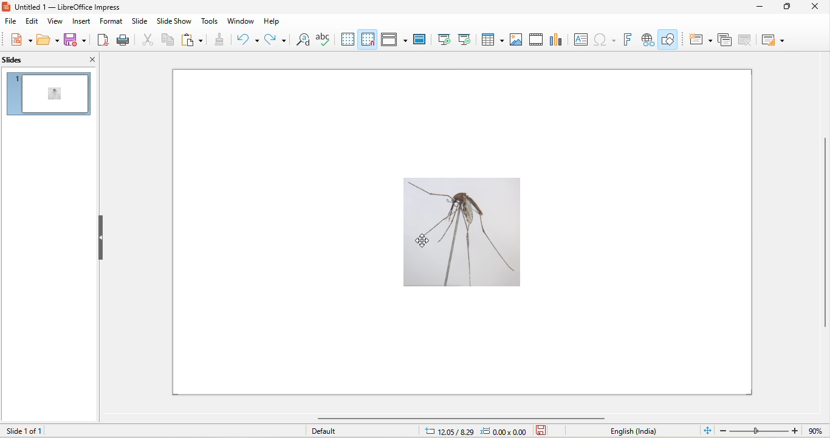  What do you see at coordinates (492, 39) in the screenshot?
I see `table` at bounding box center [492, 39].